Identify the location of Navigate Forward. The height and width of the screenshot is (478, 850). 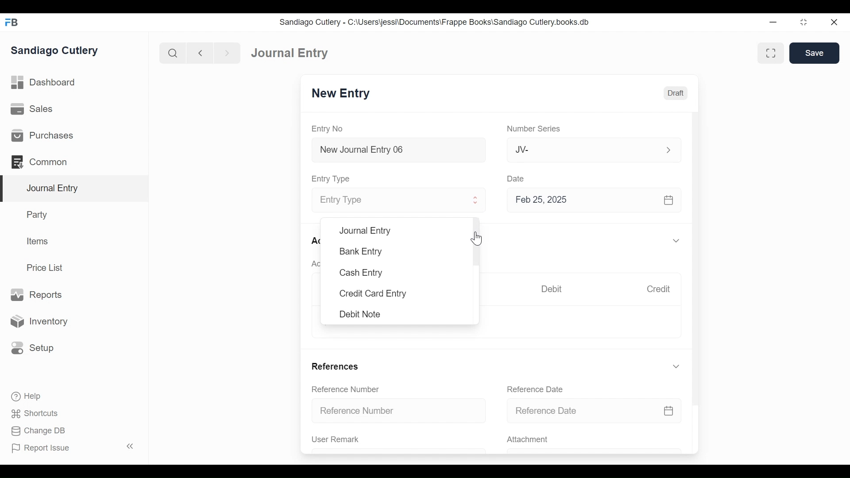
(228, 54).